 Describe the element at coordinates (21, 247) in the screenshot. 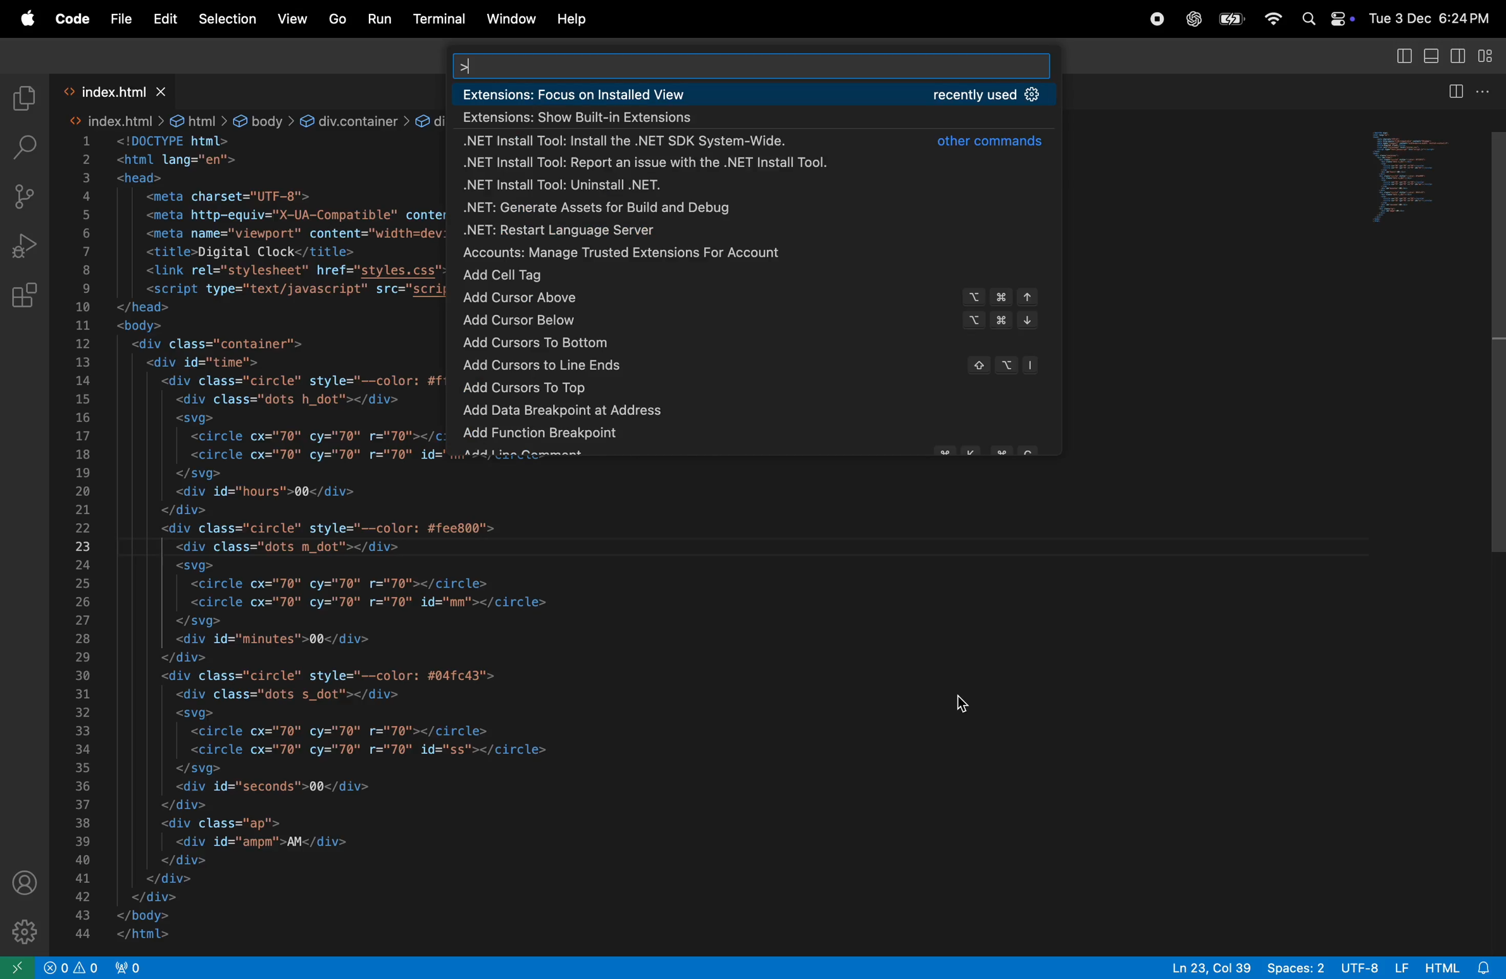

I see `run debug` at that location.